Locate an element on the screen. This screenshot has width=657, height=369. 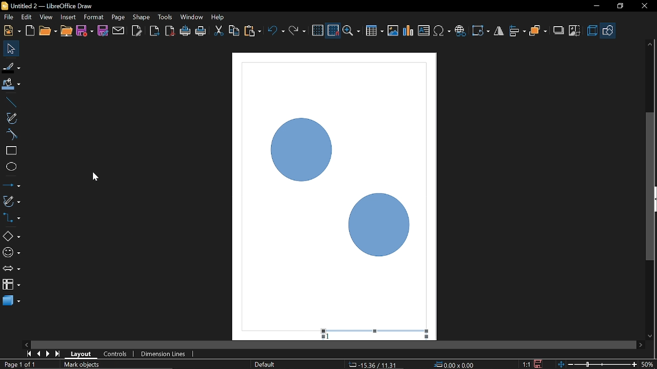
Move left is located at coordinates (26, 343).